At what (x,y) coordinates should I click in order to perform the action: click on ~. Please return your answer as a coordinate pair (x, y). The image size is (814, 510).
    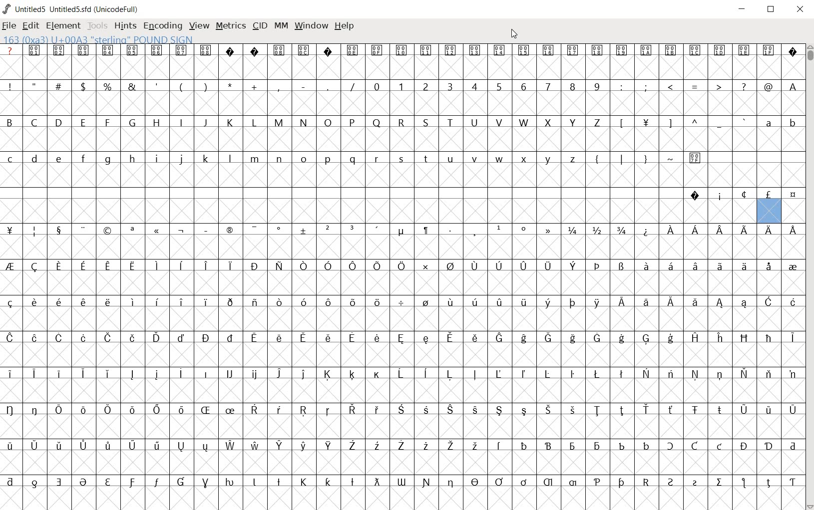
    Looking at the image, I should click on (671, 158).